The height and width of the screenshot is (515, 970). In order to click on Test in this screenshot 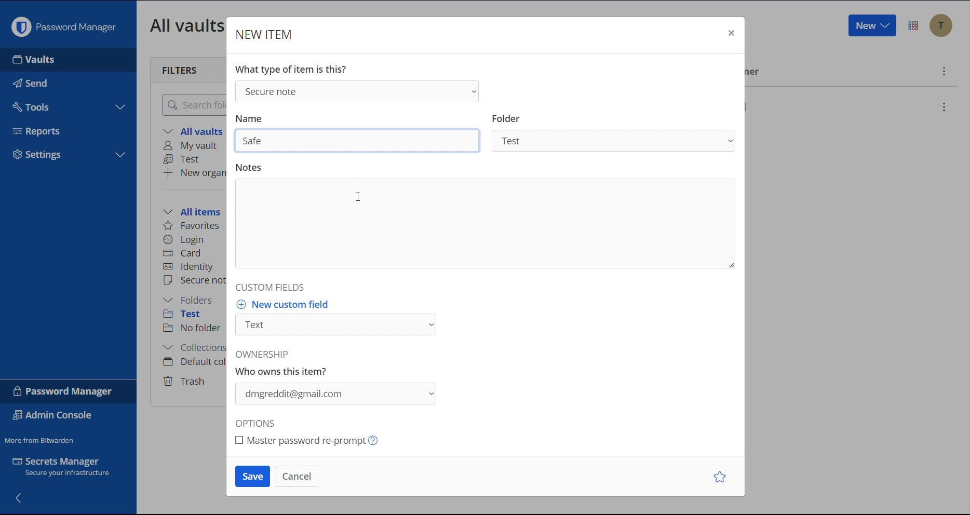, I will do `click(184, 159)`.